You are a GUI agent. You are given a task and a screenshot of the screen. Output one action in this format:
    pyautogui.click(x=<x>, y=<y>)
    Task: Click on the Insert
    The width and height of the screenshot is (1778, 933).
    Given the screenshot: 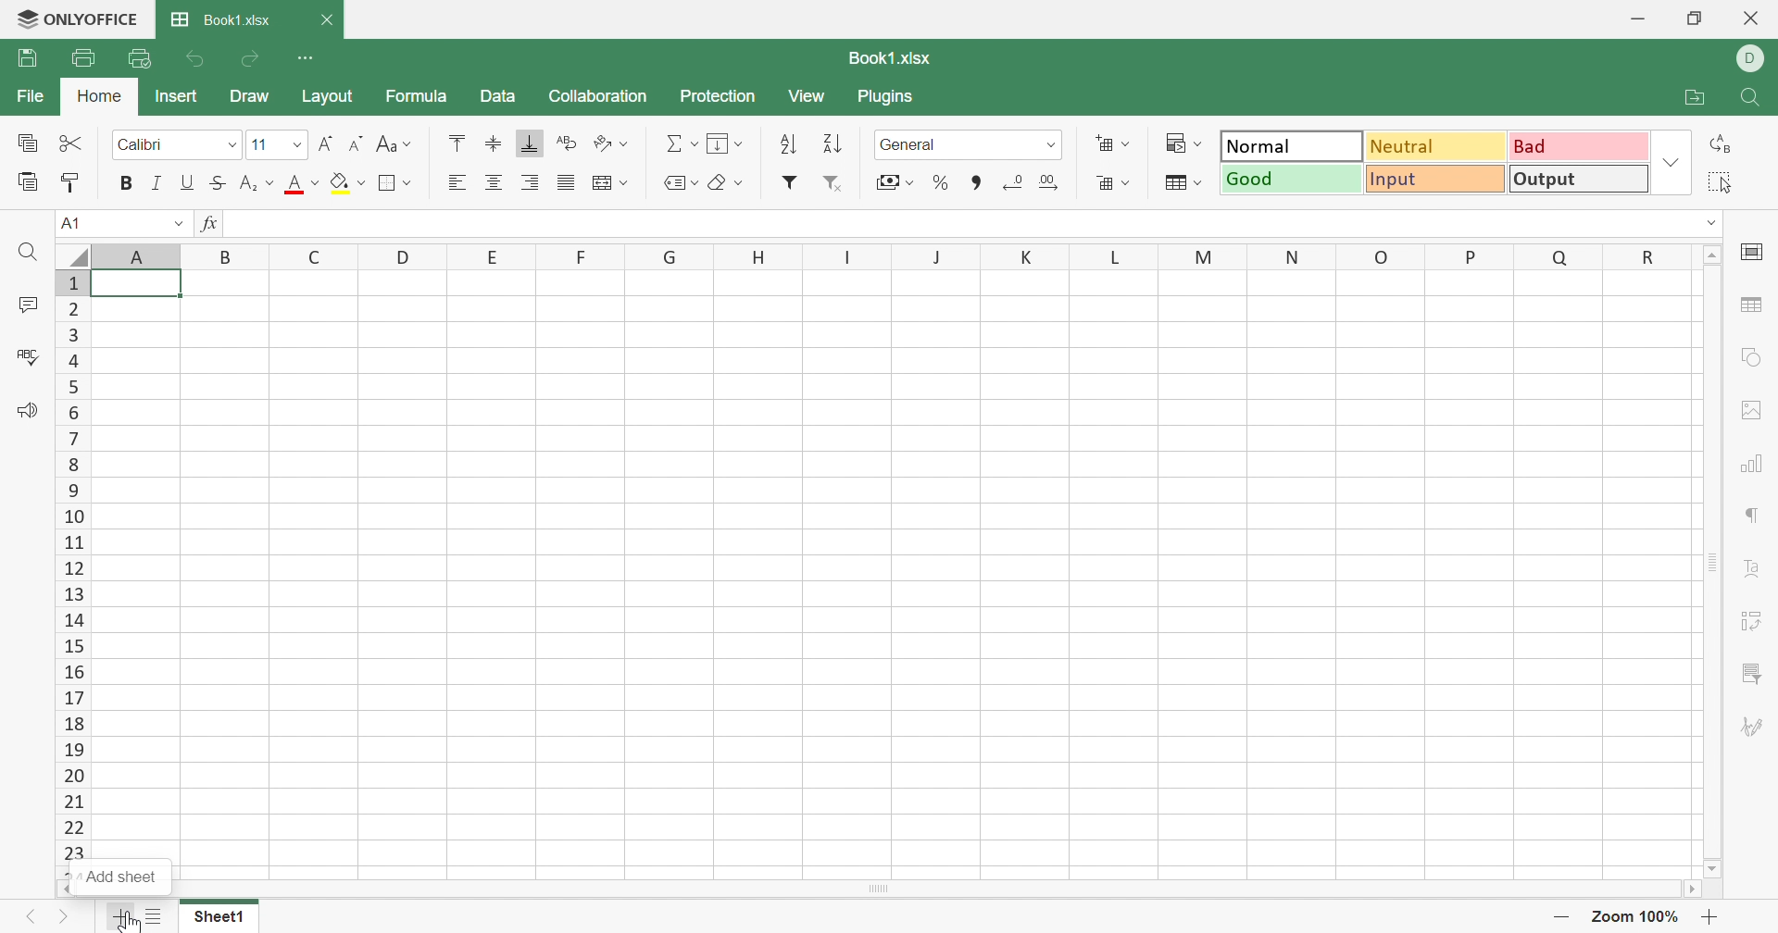 What is the action you would take?
    pyautogui.click(x=177, y=96)
    